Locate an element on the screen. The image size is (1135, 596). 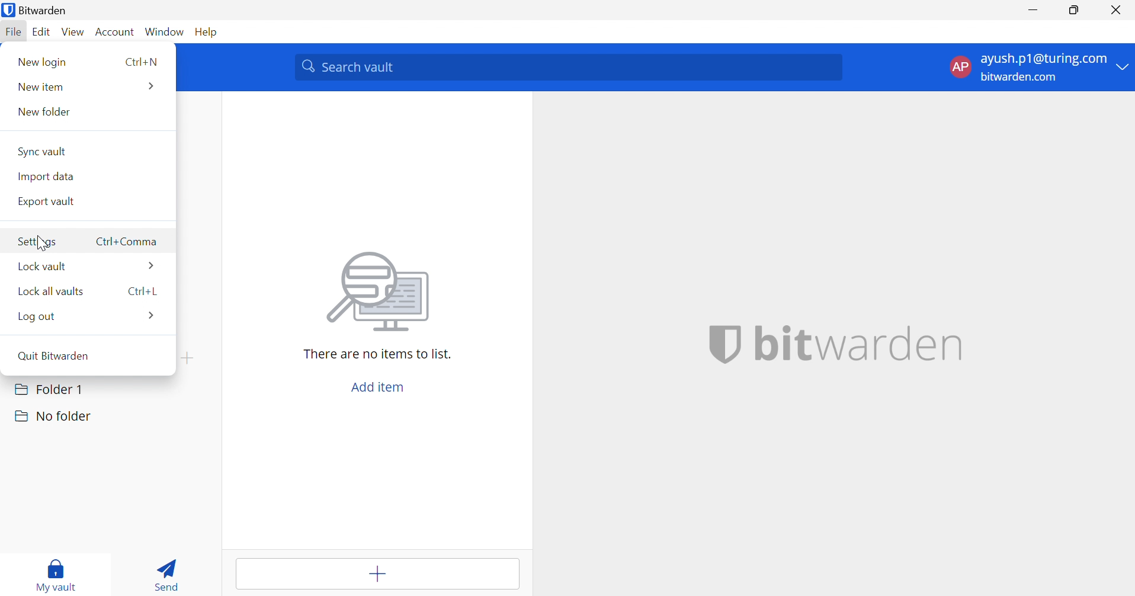
New item is located at coordinates (43, 86).